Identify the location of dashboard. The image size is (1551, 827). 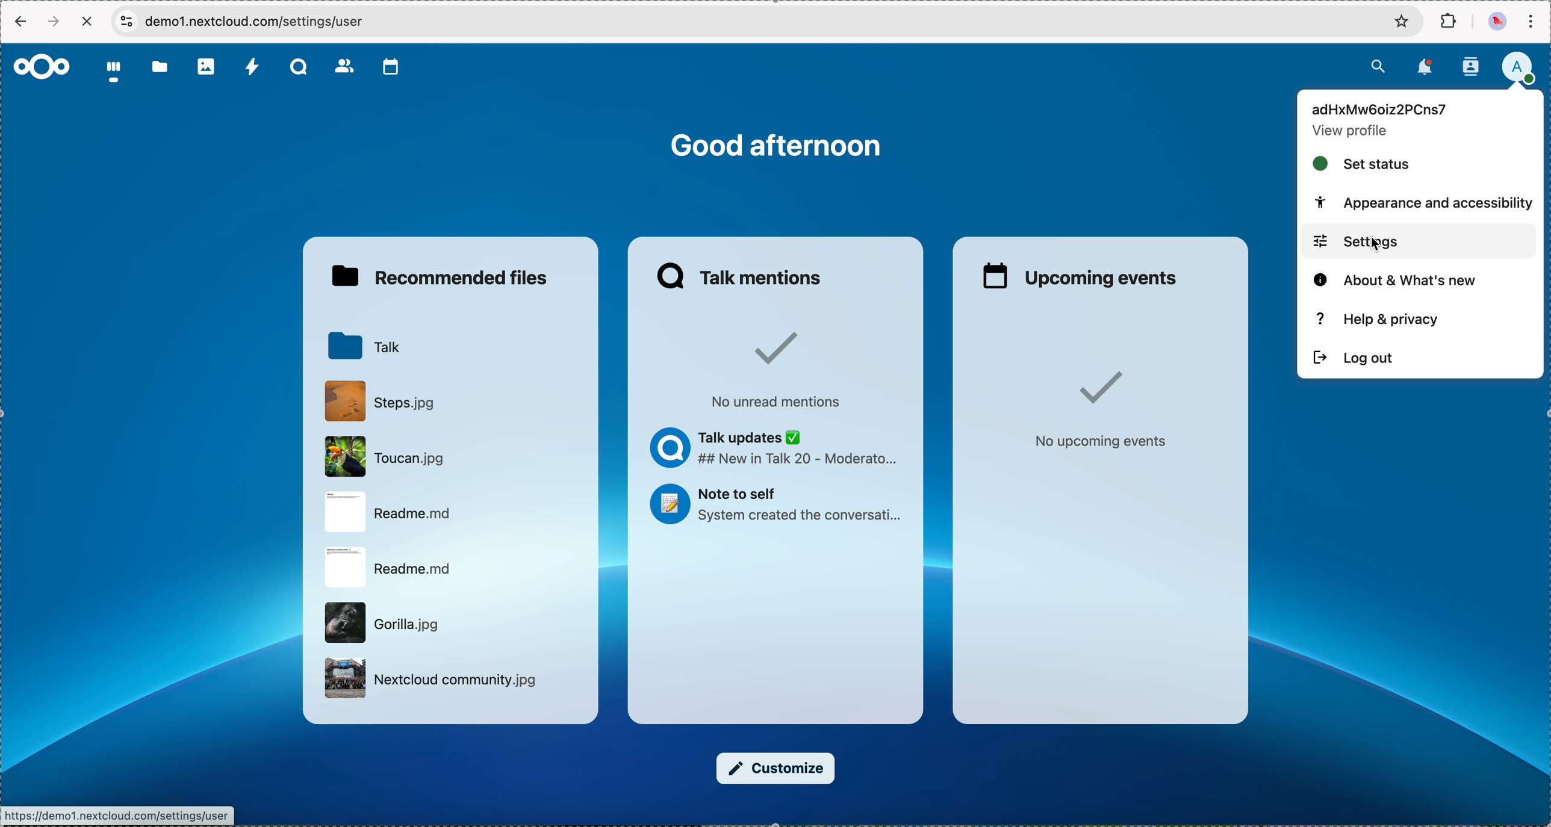
(114, 73).